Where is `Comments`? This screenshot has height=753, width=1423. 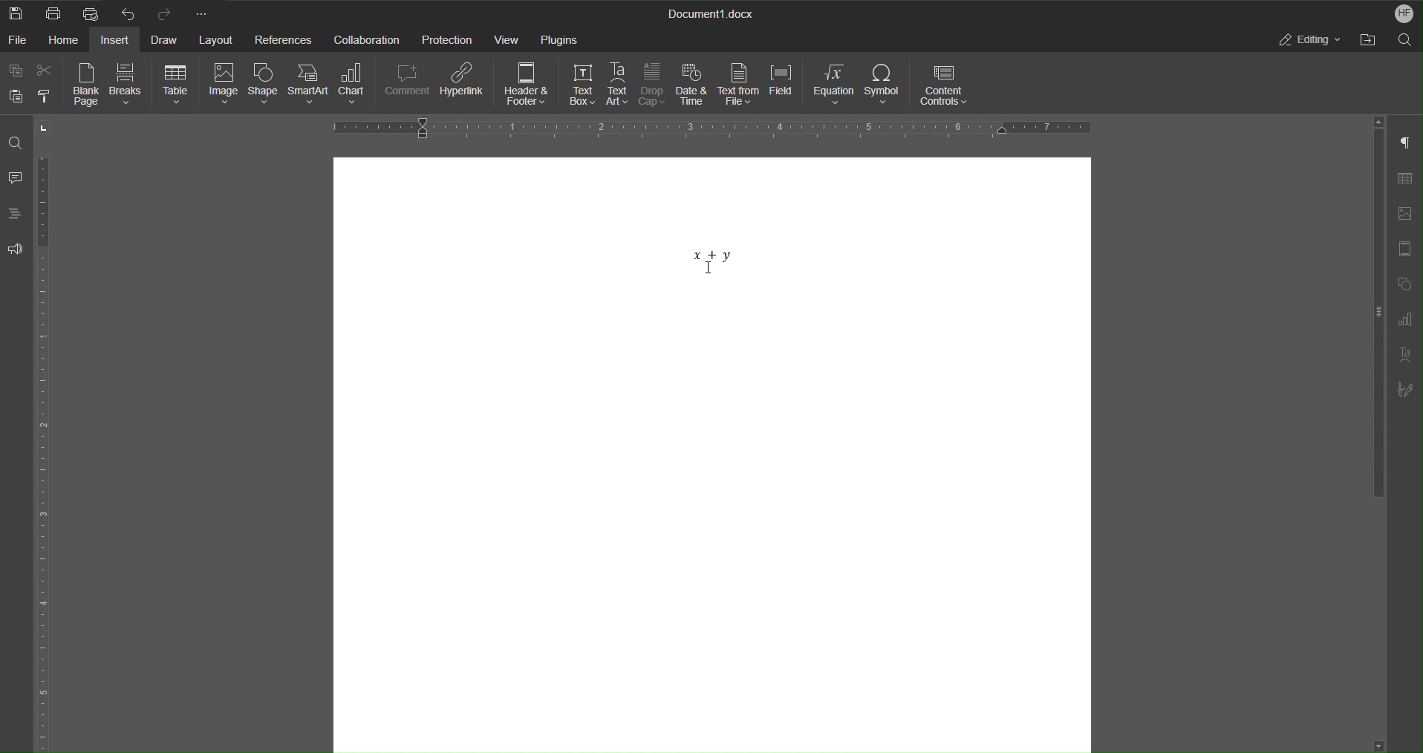 Comments is located at coordinates (13, 183).